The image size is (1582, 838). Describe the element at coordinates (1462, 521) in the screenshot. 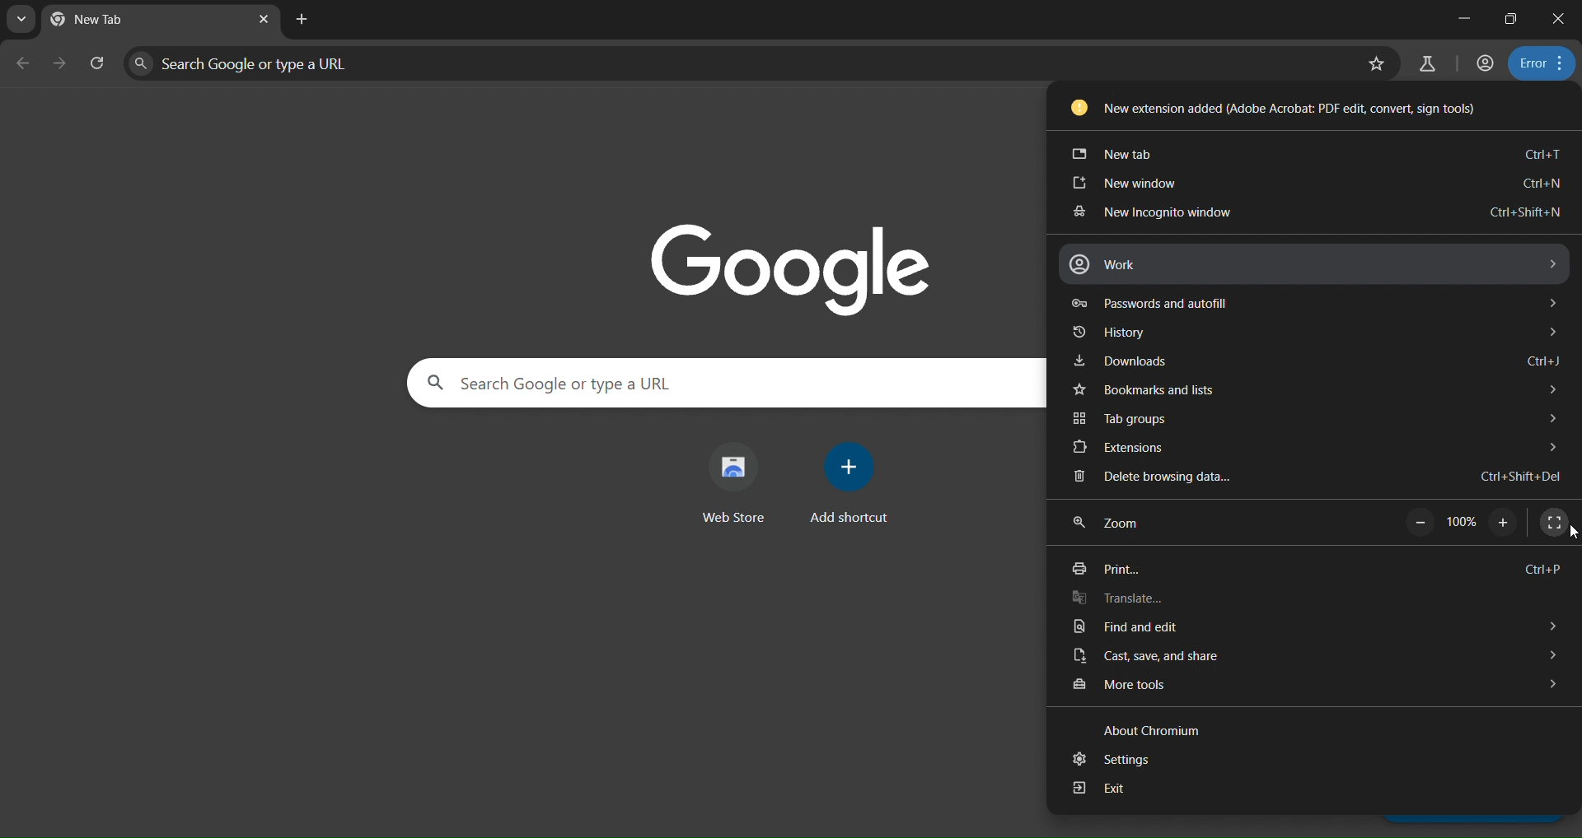

I see `100%` at that location.